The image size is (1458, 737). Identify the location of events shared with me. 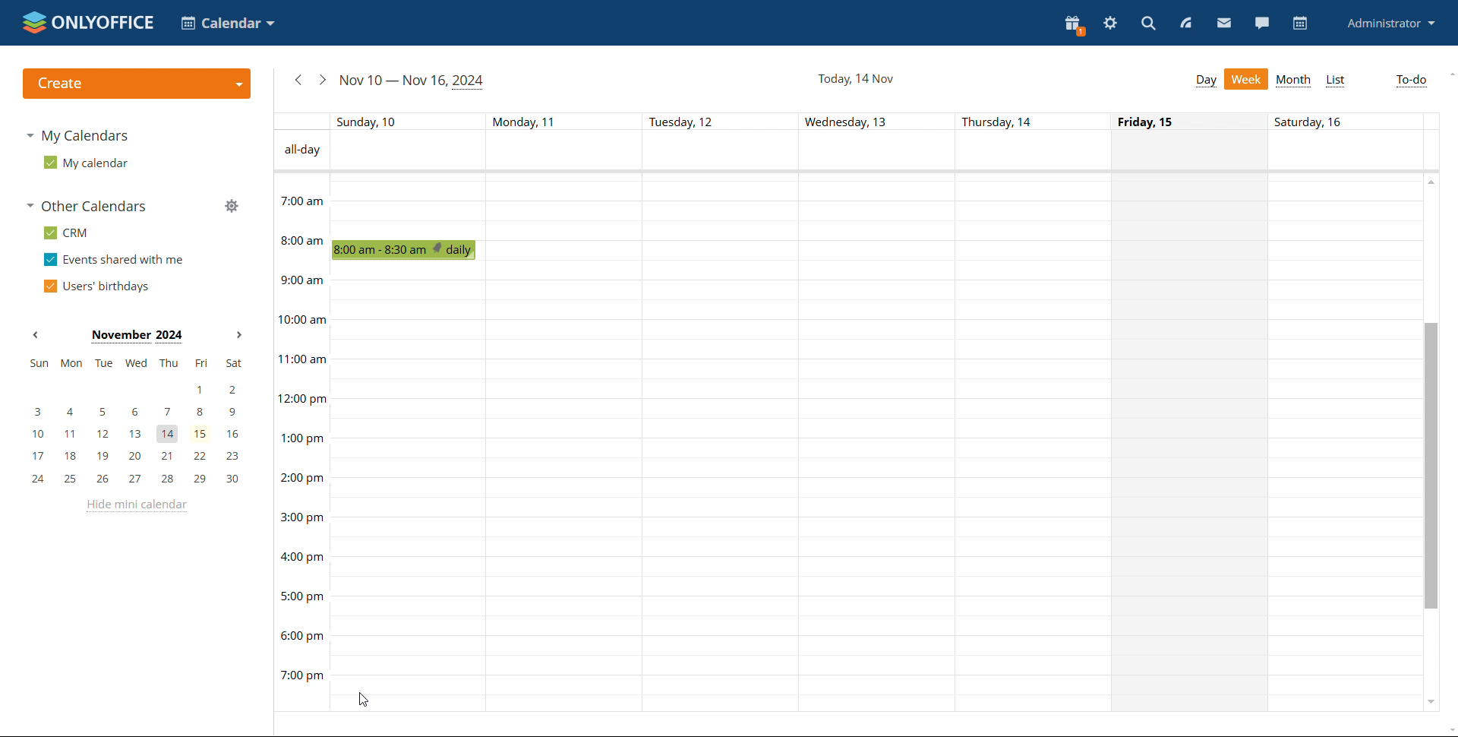
(114, 260).